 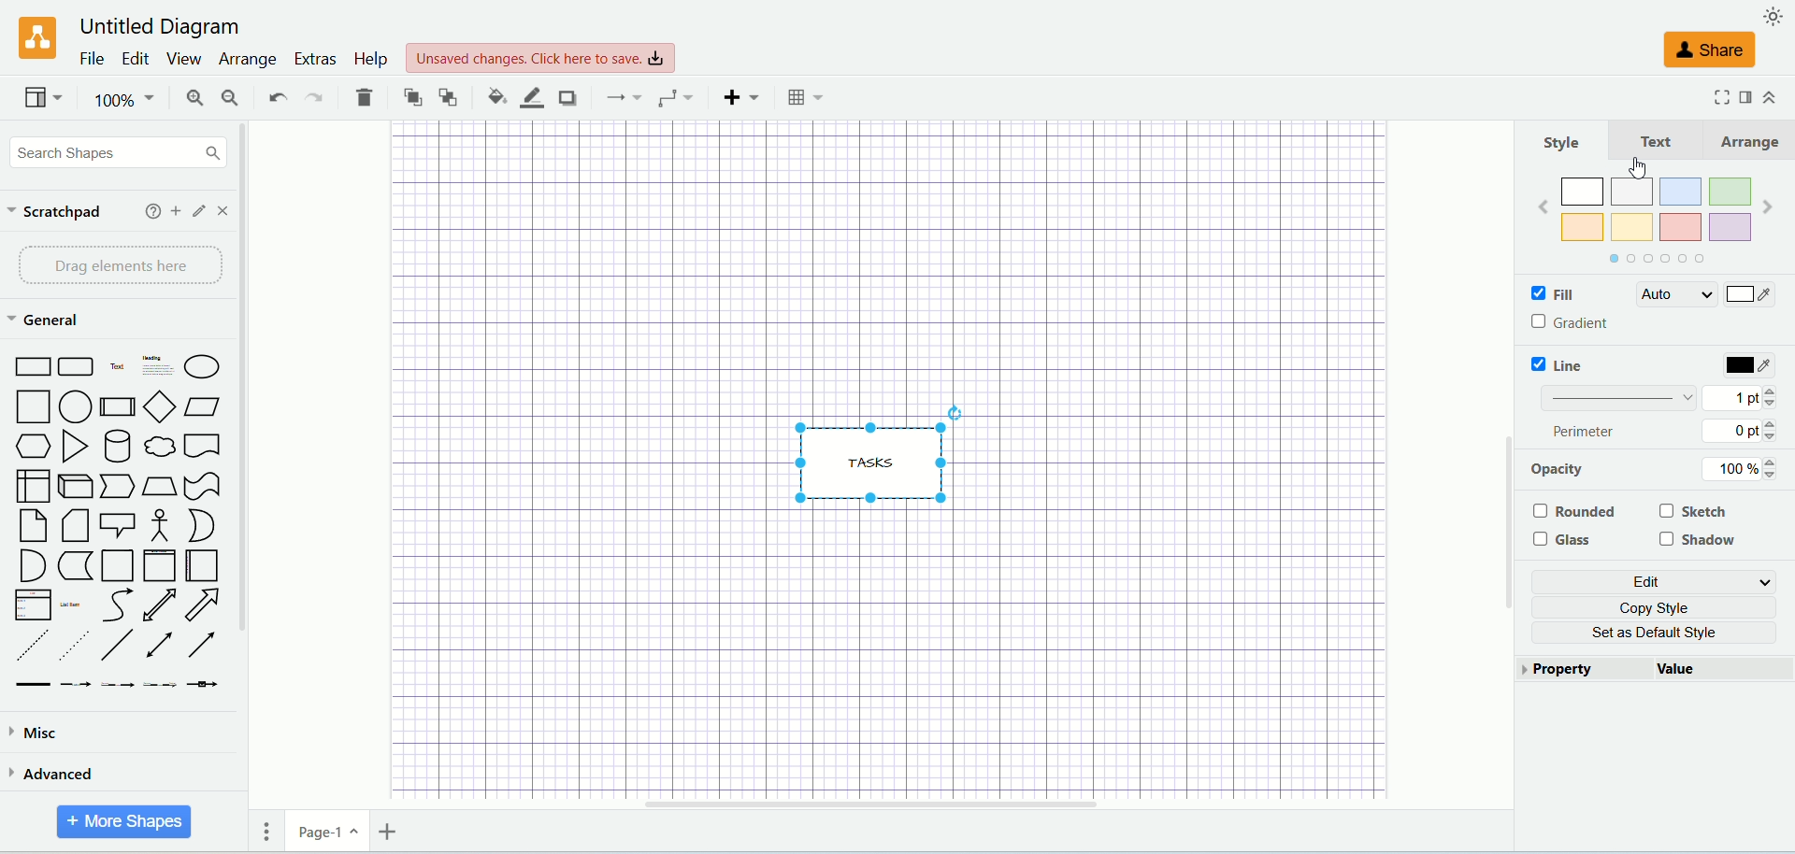 What do you see at coordinates (42, 320) in the screenshot?
I see `general` at bounding box center [42, 320].